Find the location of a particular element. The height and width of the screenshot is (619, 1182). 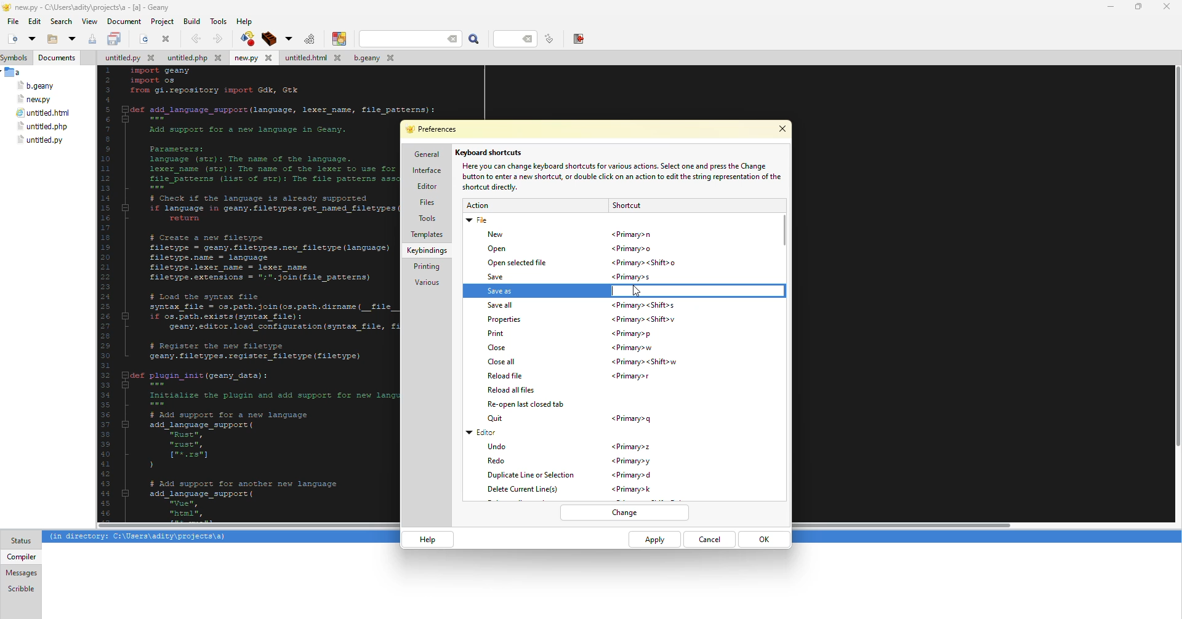

symbols is located at coordinates (17, 58).